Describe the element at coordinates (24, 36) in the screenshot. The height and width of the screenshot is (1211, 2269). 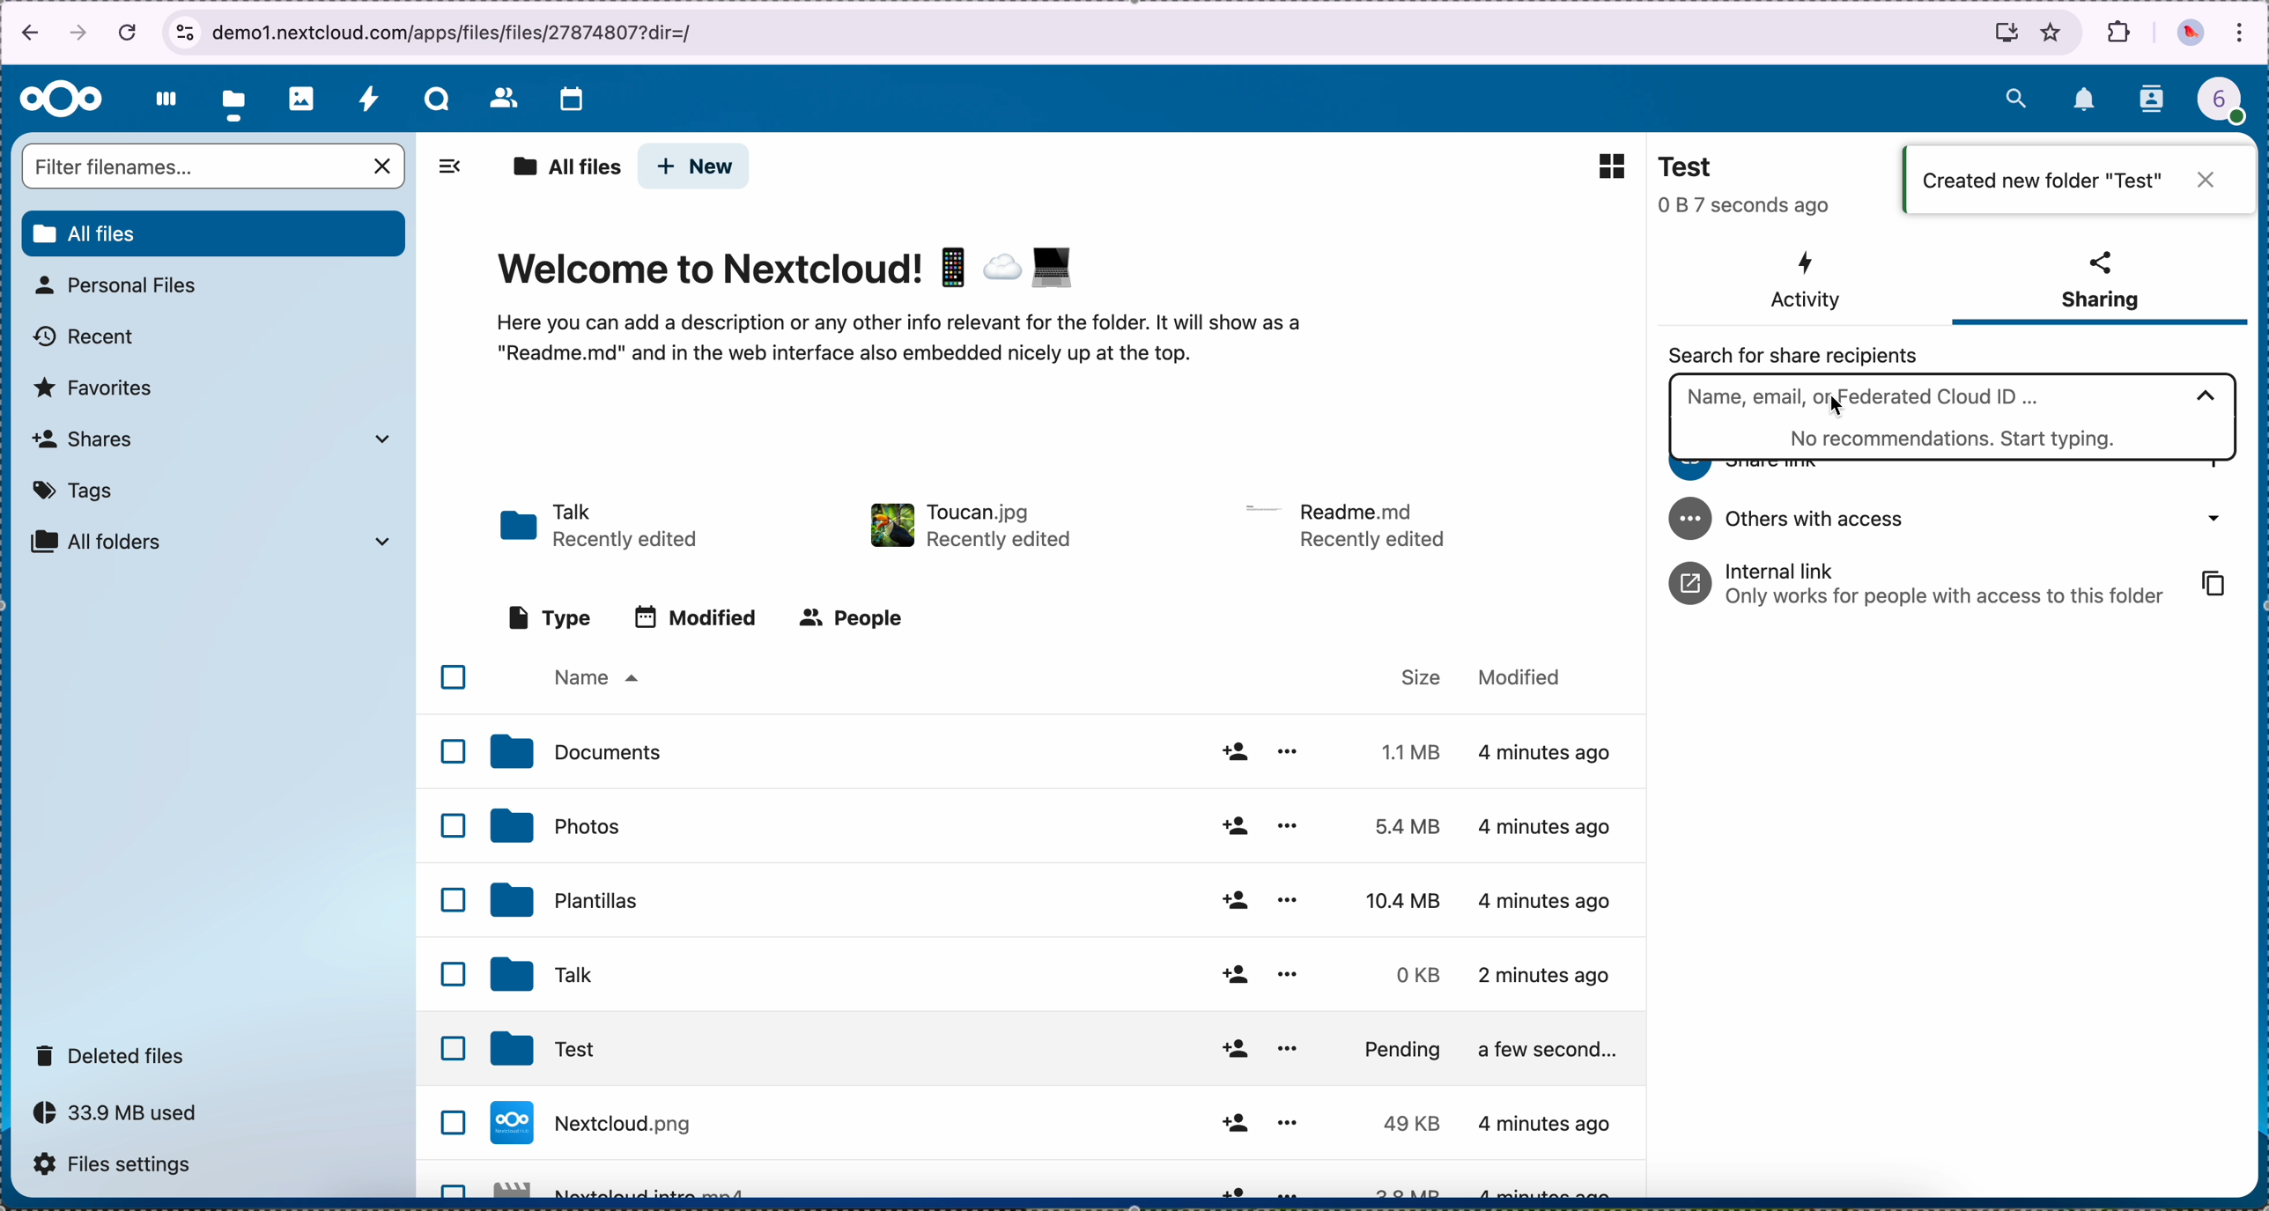
I see `navigate back` at that location.